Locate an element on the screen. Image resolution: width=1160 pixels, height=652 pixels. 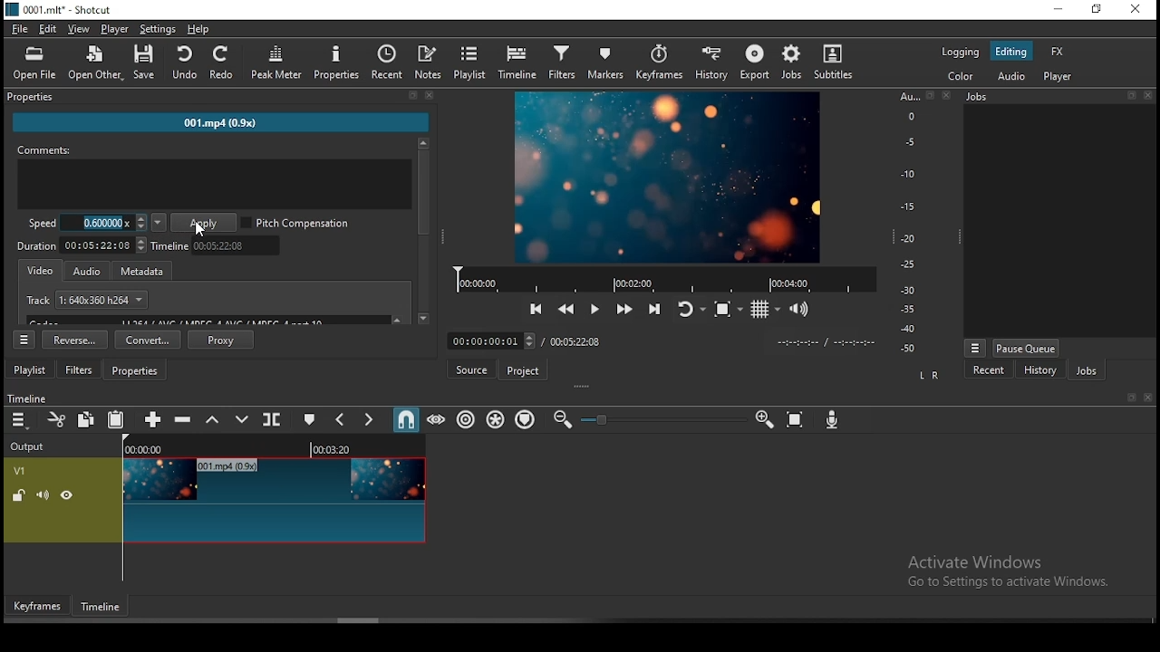
lift is located at coordinates (212, 420).